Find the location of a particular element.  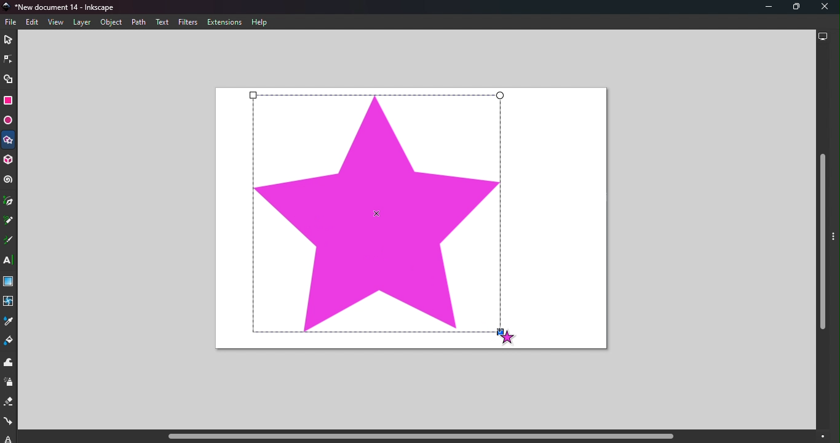

Edit is located at coordinates (32, 23).